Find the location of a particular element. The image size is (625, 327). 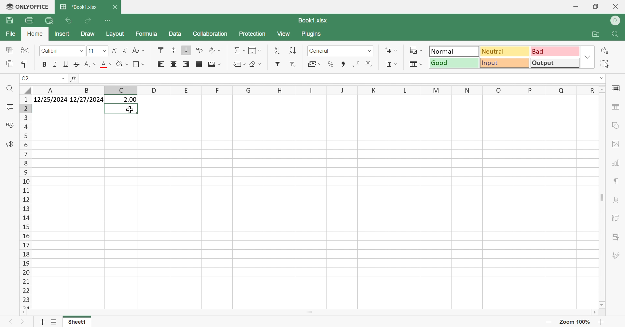

Table settings is located at coordinates (615, 109).